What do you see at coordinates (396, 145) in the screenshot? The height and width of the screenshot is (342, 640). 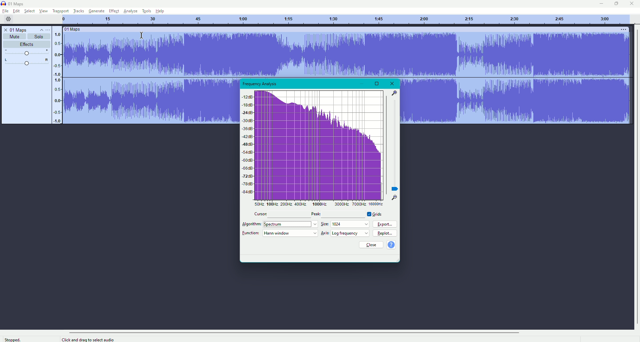 I see `Zoom` at bounding box center [396, 145].